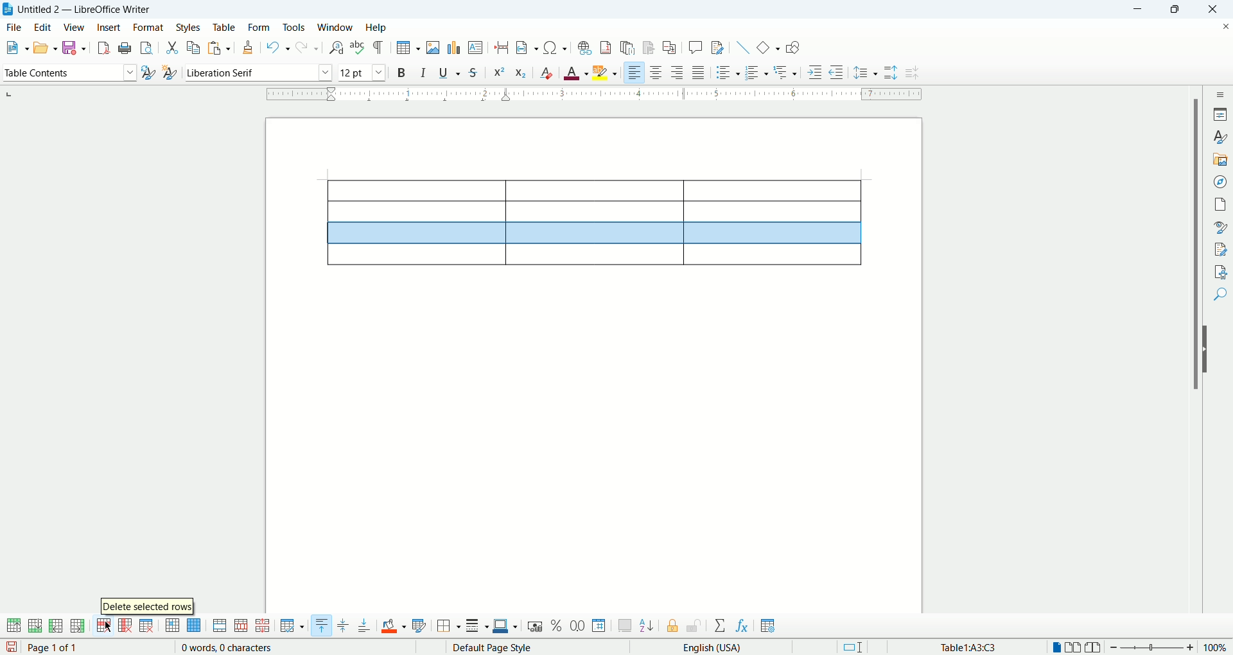  What do you see at coordinates (890, 74) in the screenshot?
I see `increase line spacing` at bounding box center [890, 74].